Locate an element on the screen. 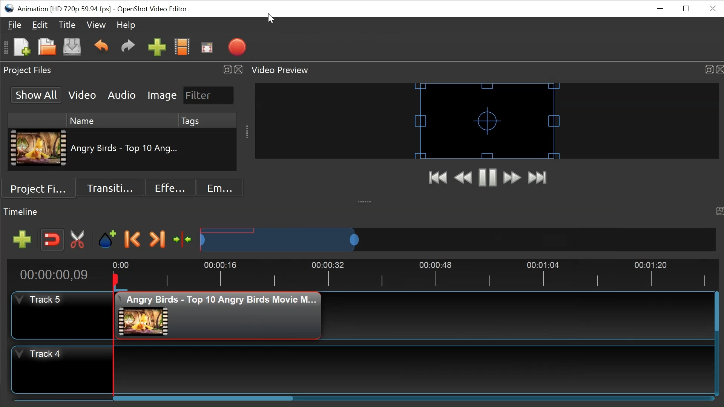 The image size is (724, 407). Title is located at coordinates (67, 24).